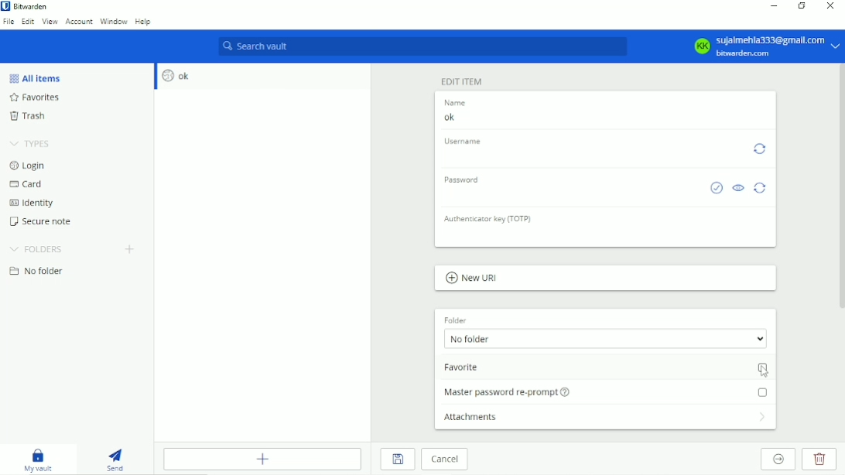 The image size is (845, 475). Describe the element at coordinates (28, 22) in the screenshot. I see `Edit` at that location.